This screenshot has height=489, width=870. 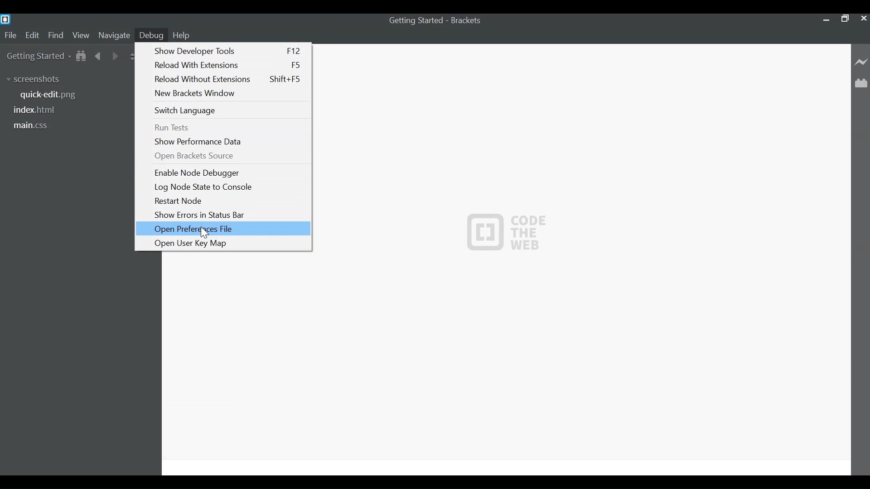 I want to click on Navigate Back, so click(x=99, y=56).